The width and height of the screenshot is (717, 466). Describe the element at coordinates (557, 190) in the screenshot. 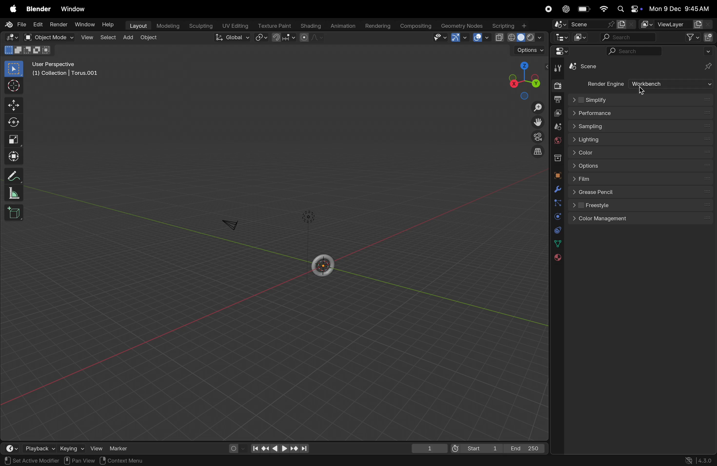

I see `modifiers` at that location.